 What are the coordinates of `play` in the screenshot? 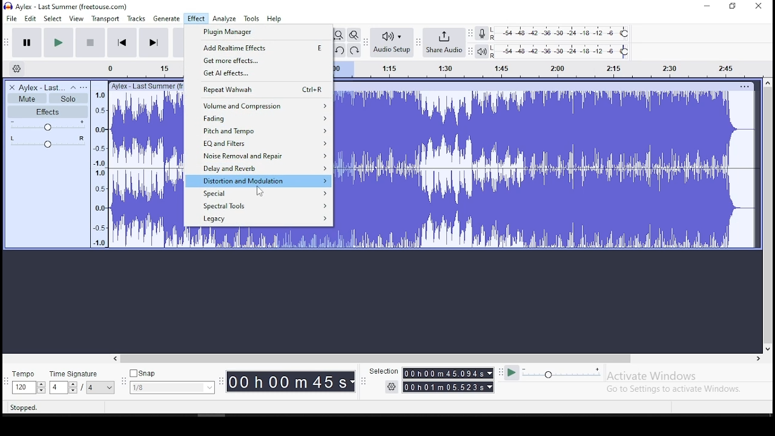 It's located at (59, 42).